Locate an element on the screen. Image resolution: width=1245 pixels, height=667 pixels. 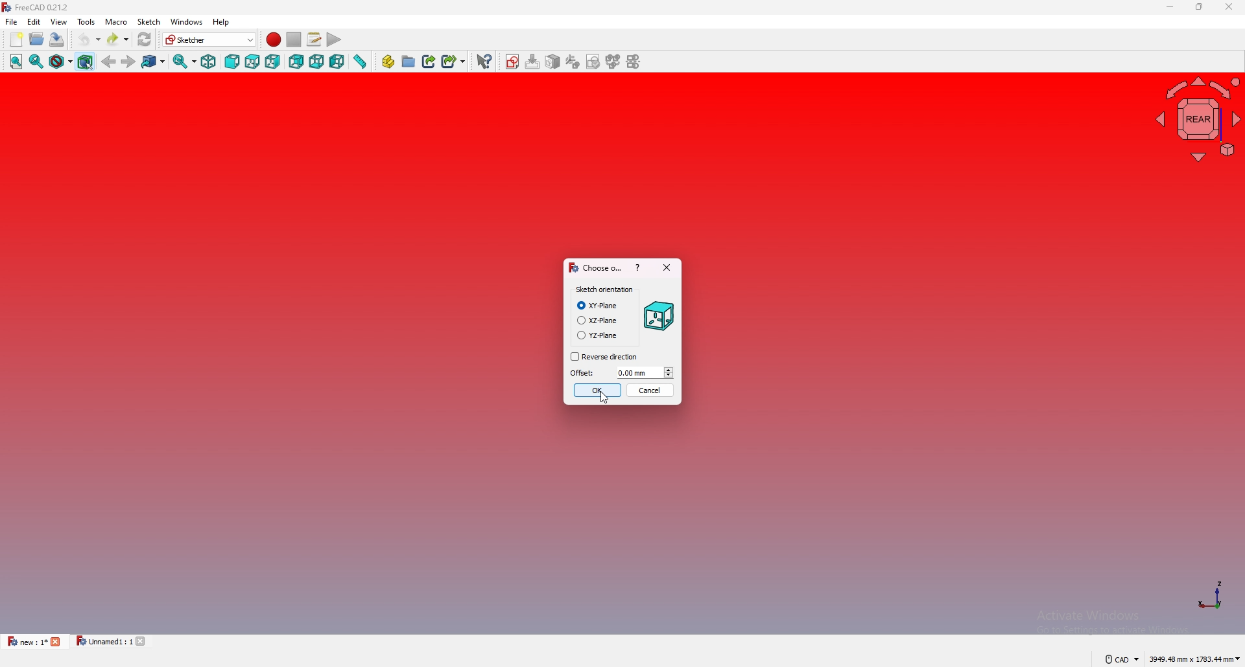
new is located at coordinates (15, 40).